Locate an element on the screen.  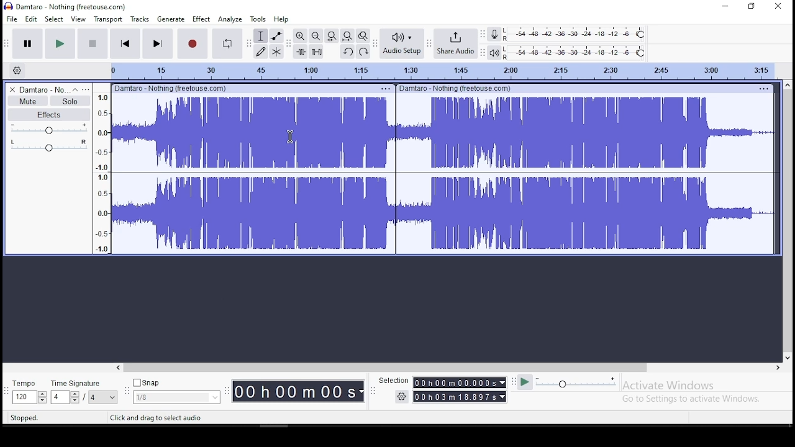
enable looping is located at coordinates (226, 44).